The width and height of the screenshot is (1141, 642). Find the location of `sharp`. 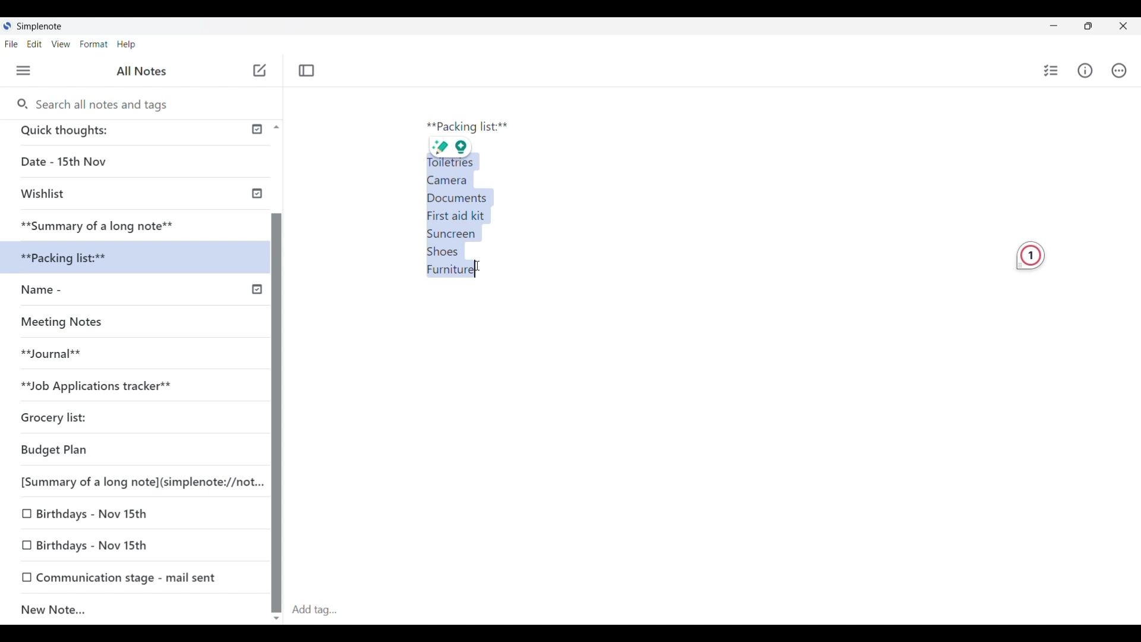

sharp is located at coordinates (435, 147).